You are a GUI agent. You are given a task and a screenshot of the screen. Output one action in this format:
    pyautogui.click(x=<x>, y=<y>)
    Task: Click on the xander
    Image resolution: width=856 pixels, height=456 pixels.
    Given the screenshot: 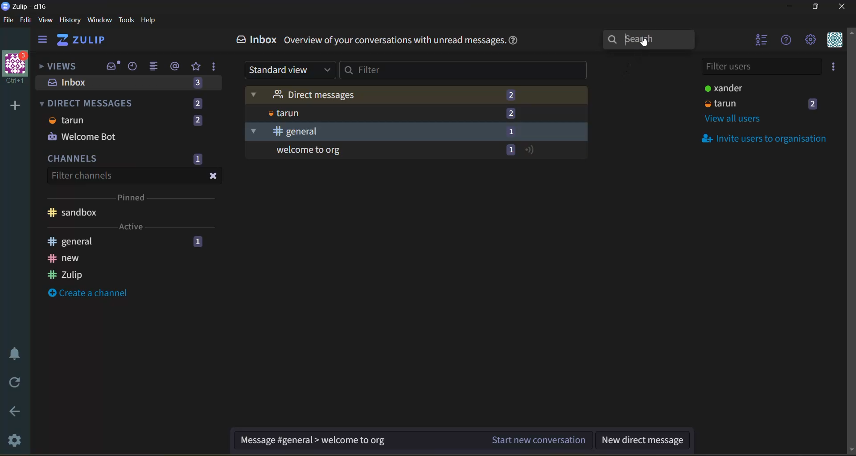 What is the action you would take?
    pyautogui.click(x=722, y=88)
    